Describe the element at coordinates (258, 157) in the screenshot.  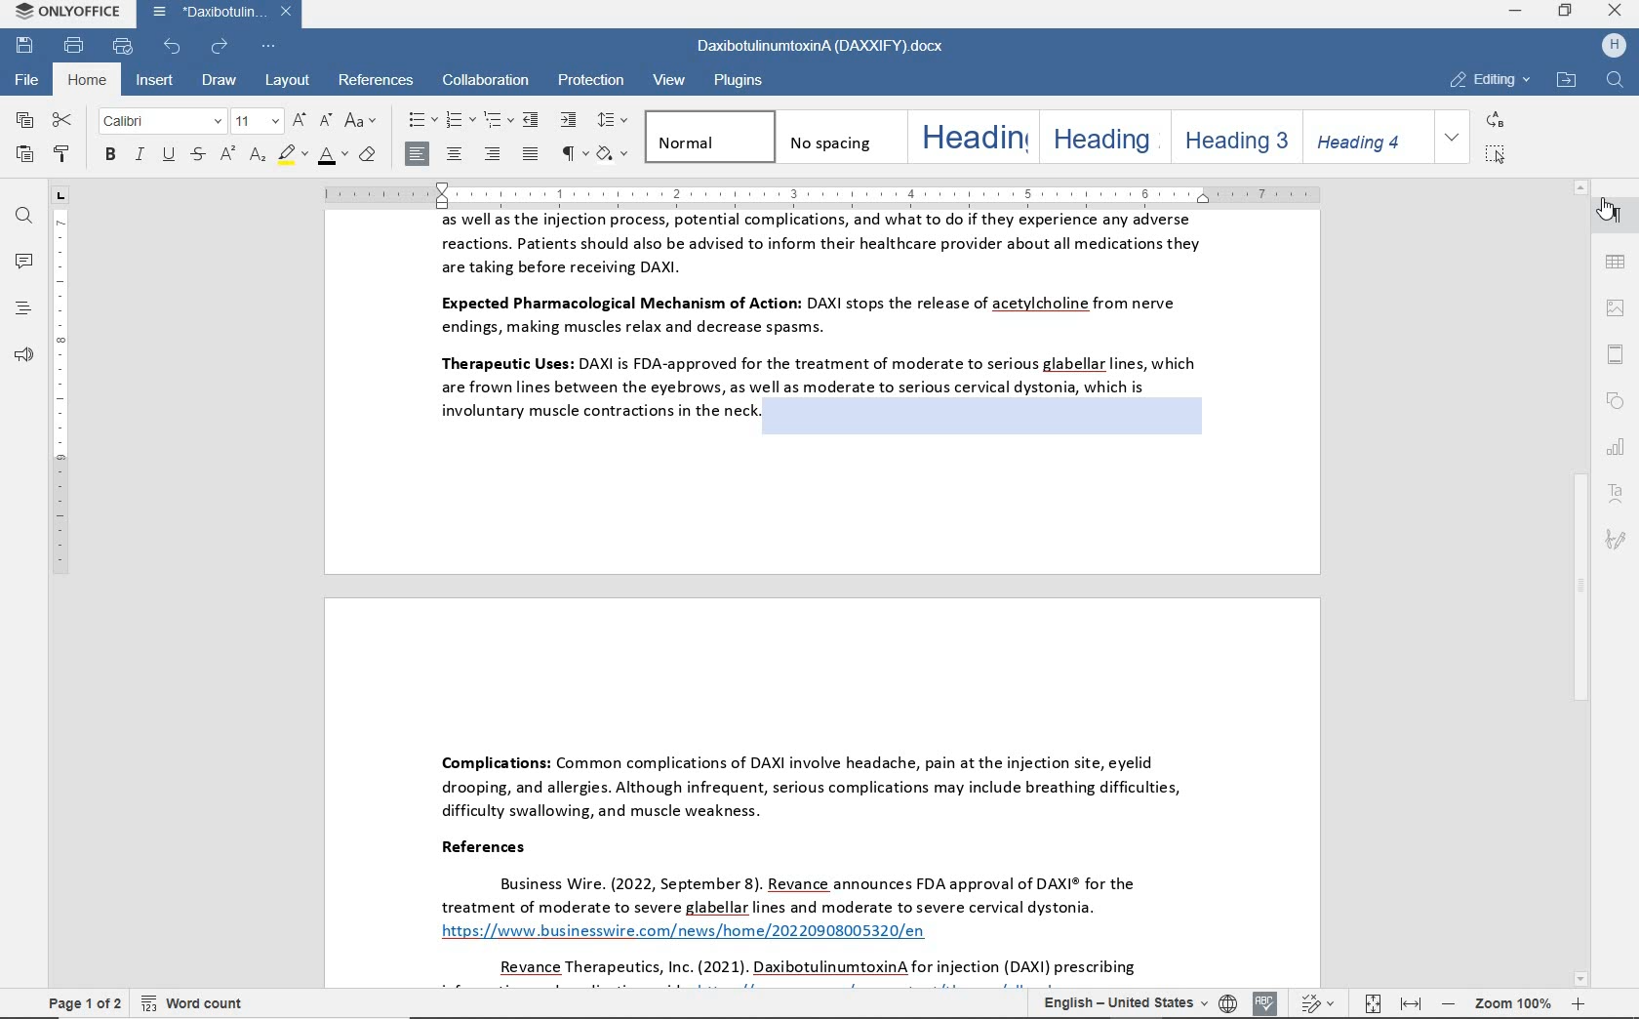
I see `subscript` at that location.